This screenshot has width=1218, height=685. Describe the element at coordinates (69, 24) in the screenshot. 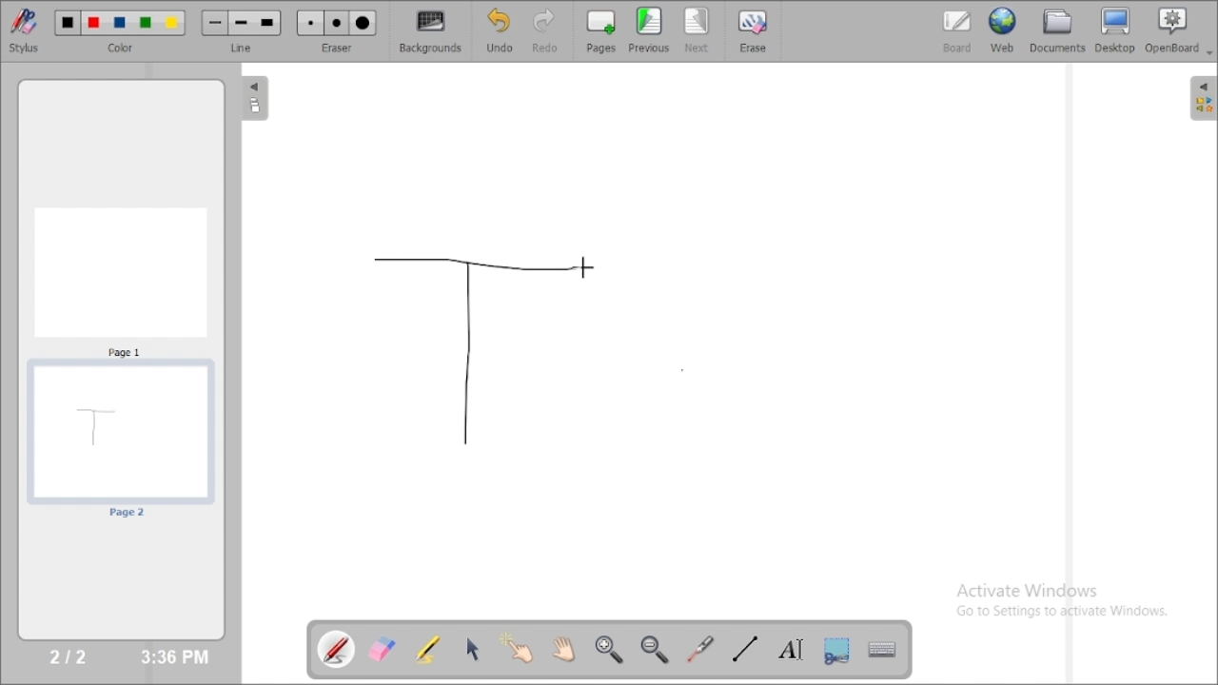

I see `Color 1` at that location.